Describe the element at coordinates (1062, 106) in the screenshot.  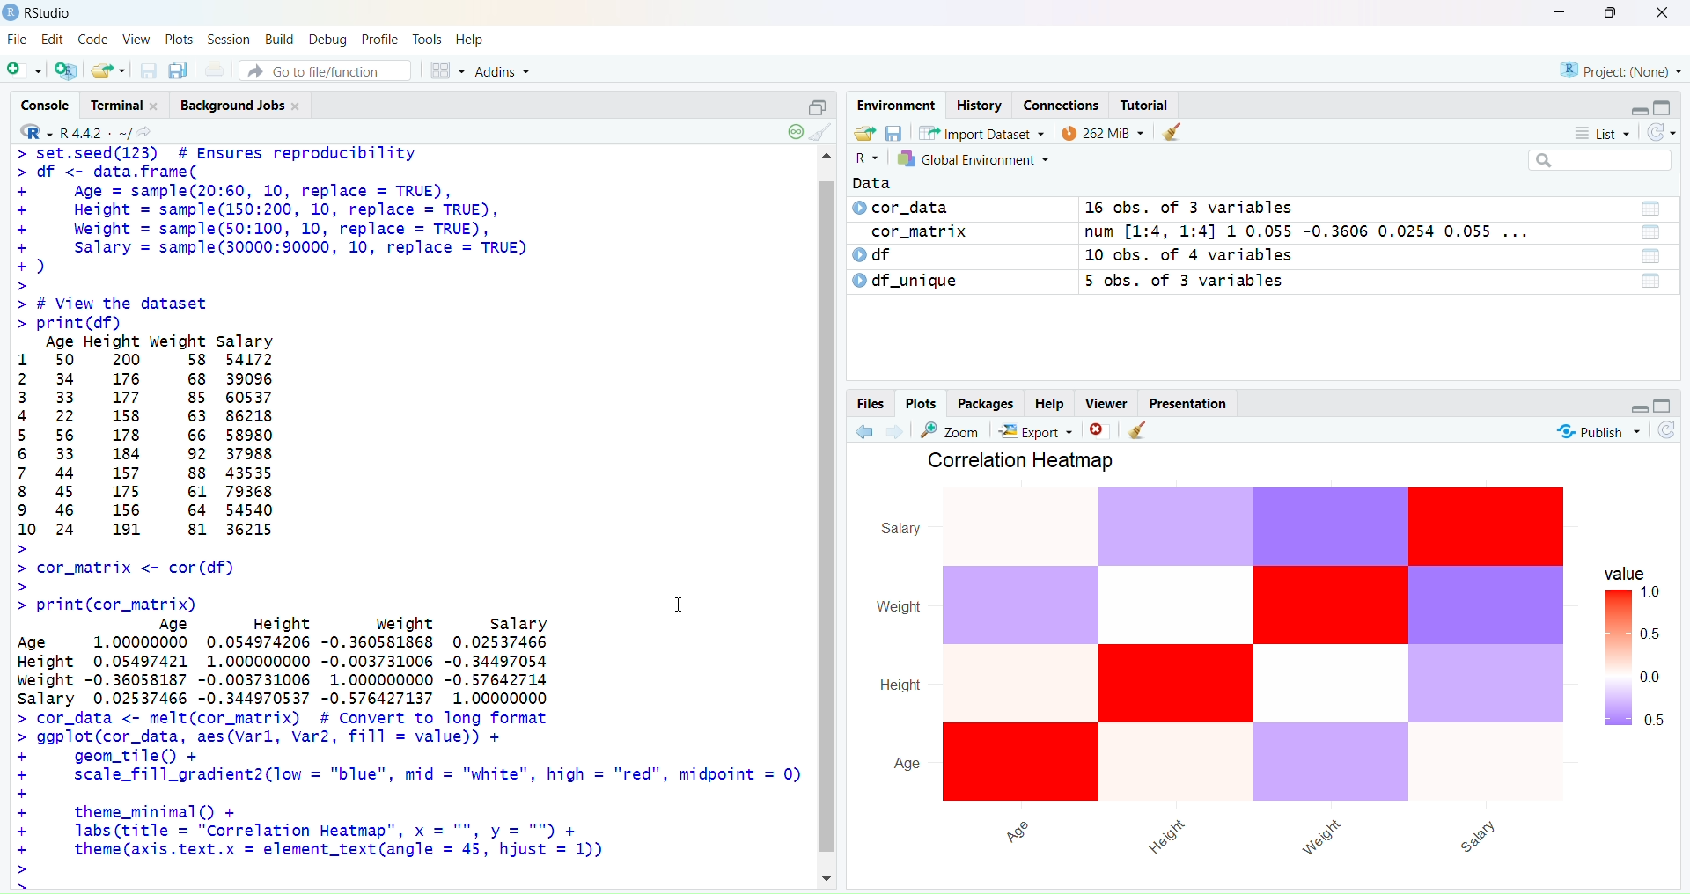
I see `Corrections` at that location.